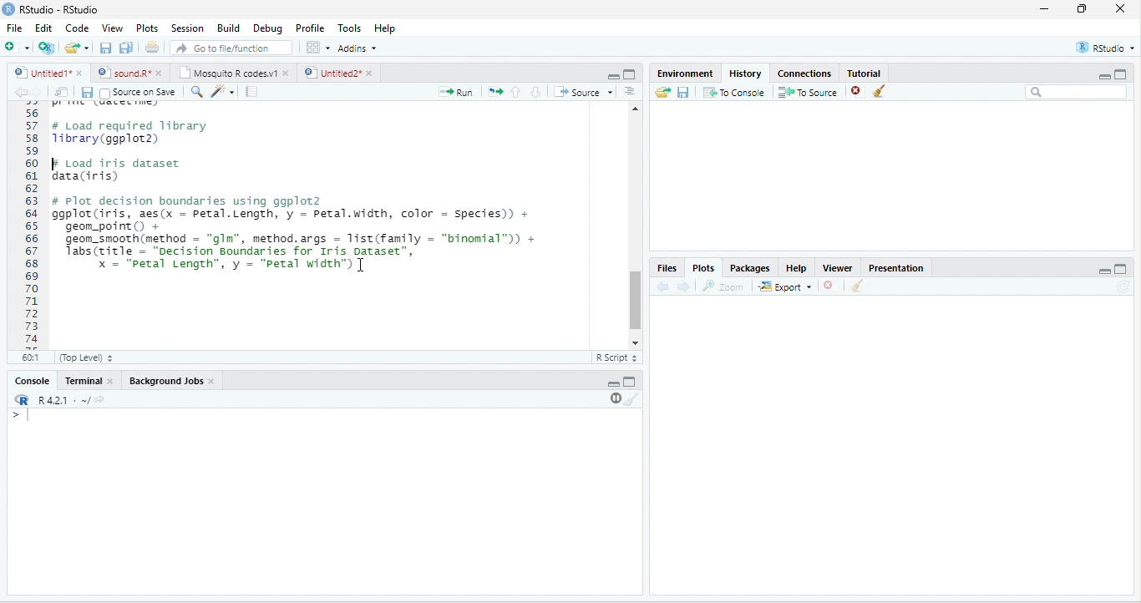  I want to click on close, so click(160, 73).